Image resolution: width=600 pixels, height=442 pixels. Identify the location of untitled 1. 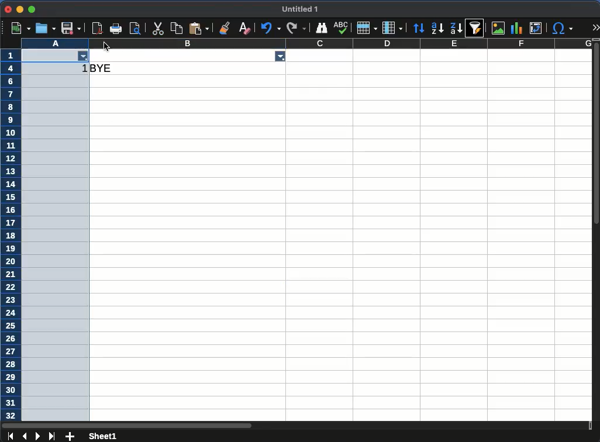
(301, 9).